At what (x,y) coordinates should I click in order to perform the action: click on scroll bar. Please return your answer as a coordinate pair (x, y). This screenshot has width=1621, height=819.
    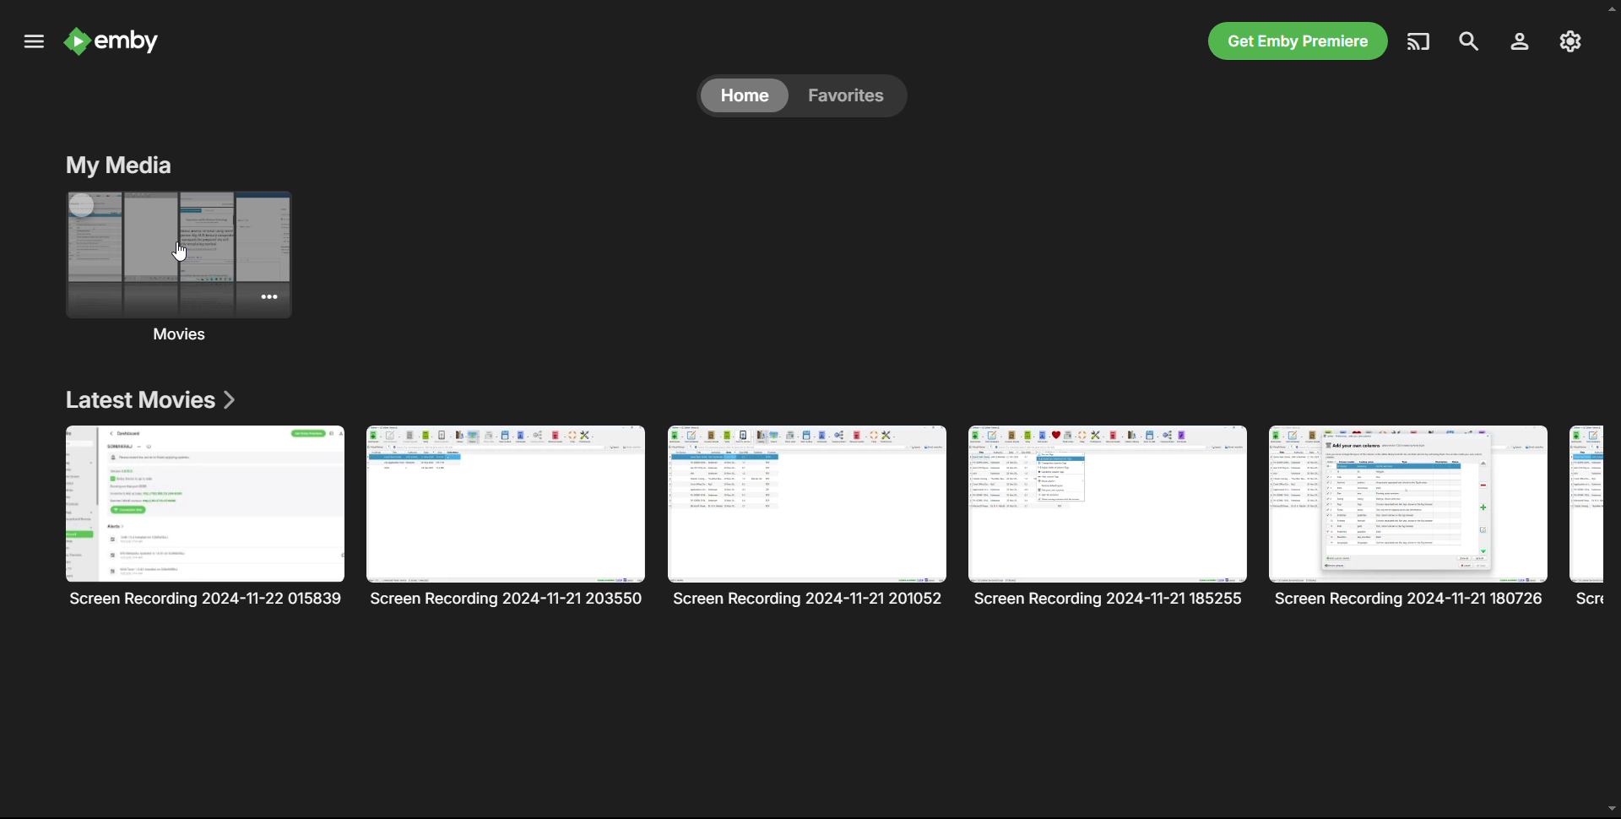
    Looking at the image, I should click on (1610, 407).